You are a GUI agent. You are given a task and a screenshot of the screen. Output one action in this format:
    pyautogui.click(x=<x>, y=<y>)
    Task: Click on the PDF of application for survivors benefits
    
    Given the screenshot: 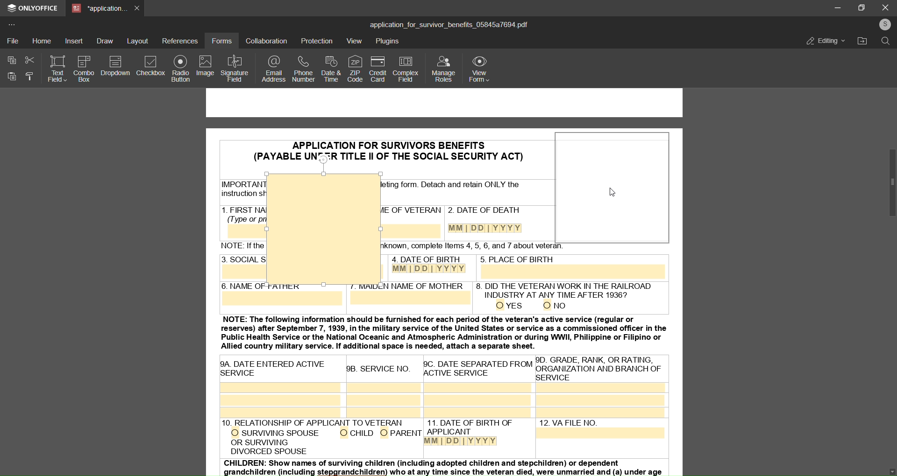 What is the action you would take?
    pyautogui.click(x=468, y=194)
    